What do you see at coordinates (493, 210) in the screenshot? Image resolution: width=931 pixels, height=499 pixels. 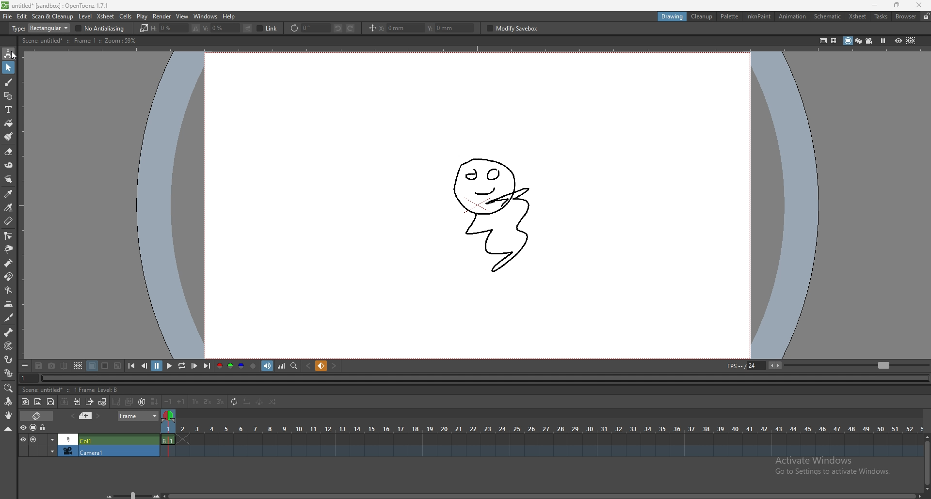 I see `drawing` at bounding box center [493, 210].